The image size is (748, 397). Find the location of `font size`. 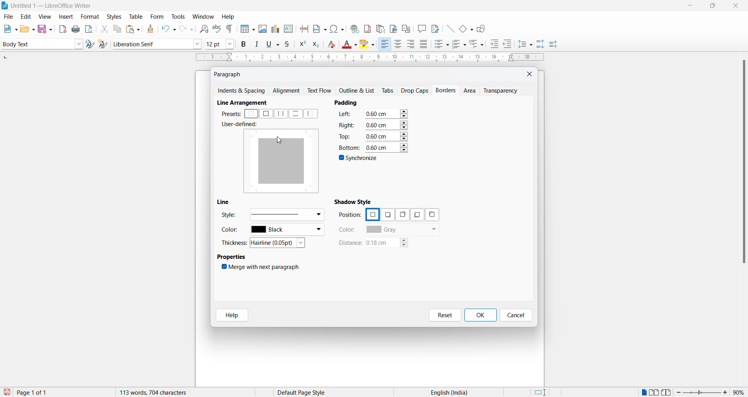

font size is located at coordinates (214, 44).